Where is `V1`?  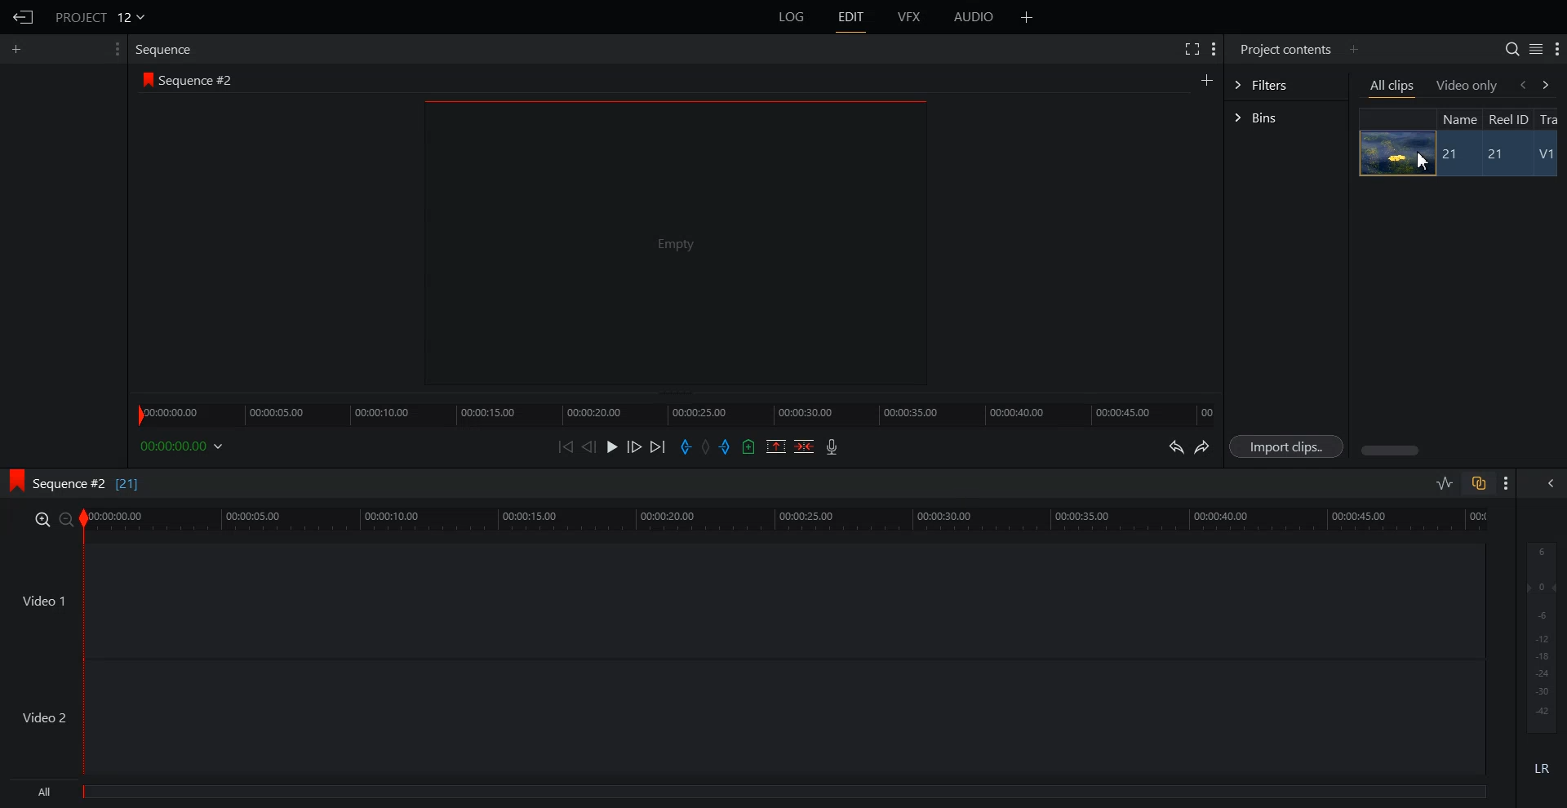 V1 is located at coordinates (1548, 156).